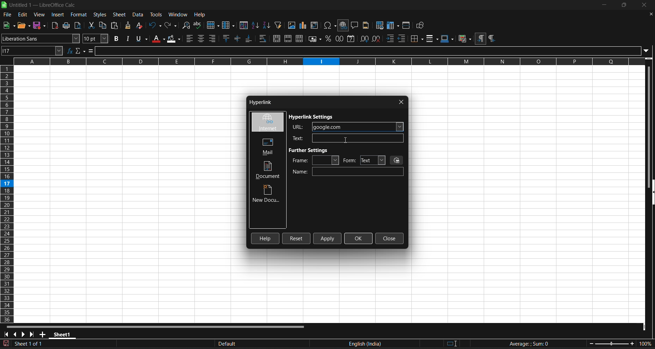  What do you see at coordinates (296, 239) in the screenshot?
I see `reset` at bounding box center [296, 239].